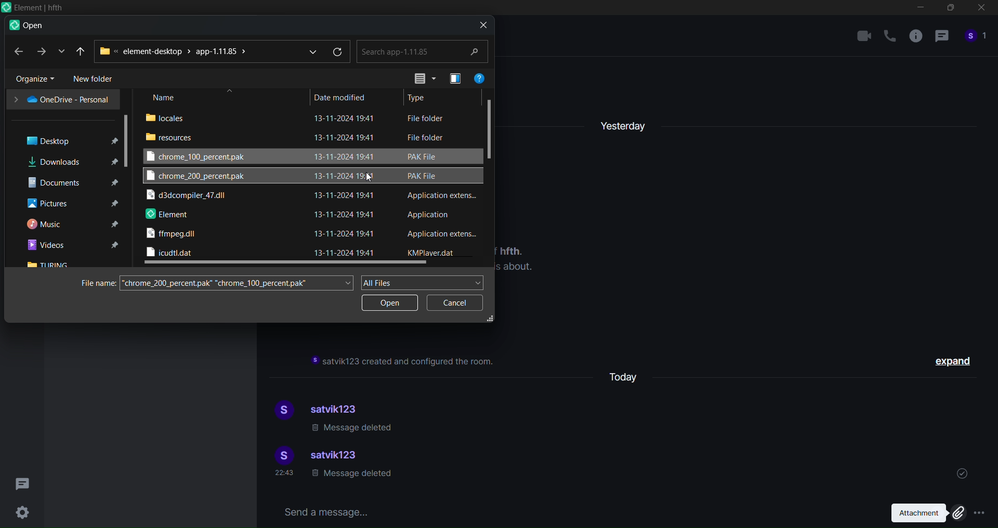  What do you see at coordinates (924, 513) in the screenshot?
I see `attachment` at bounding box center [924, 513].